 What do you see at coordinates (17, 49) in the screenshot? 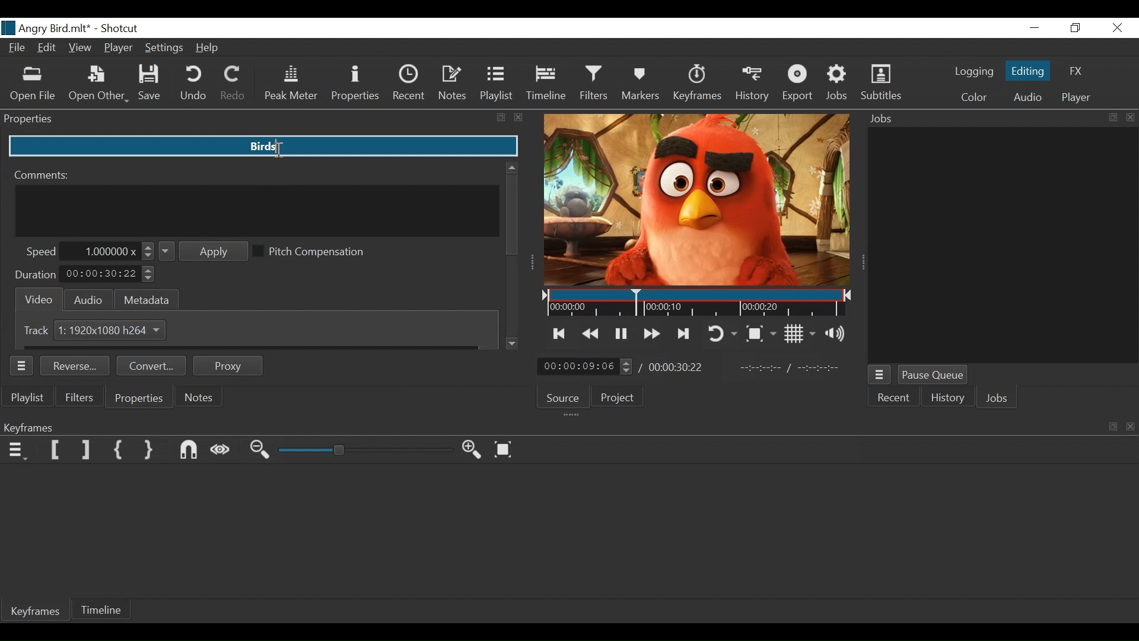
I see `File` at bounding box center [17, 49].